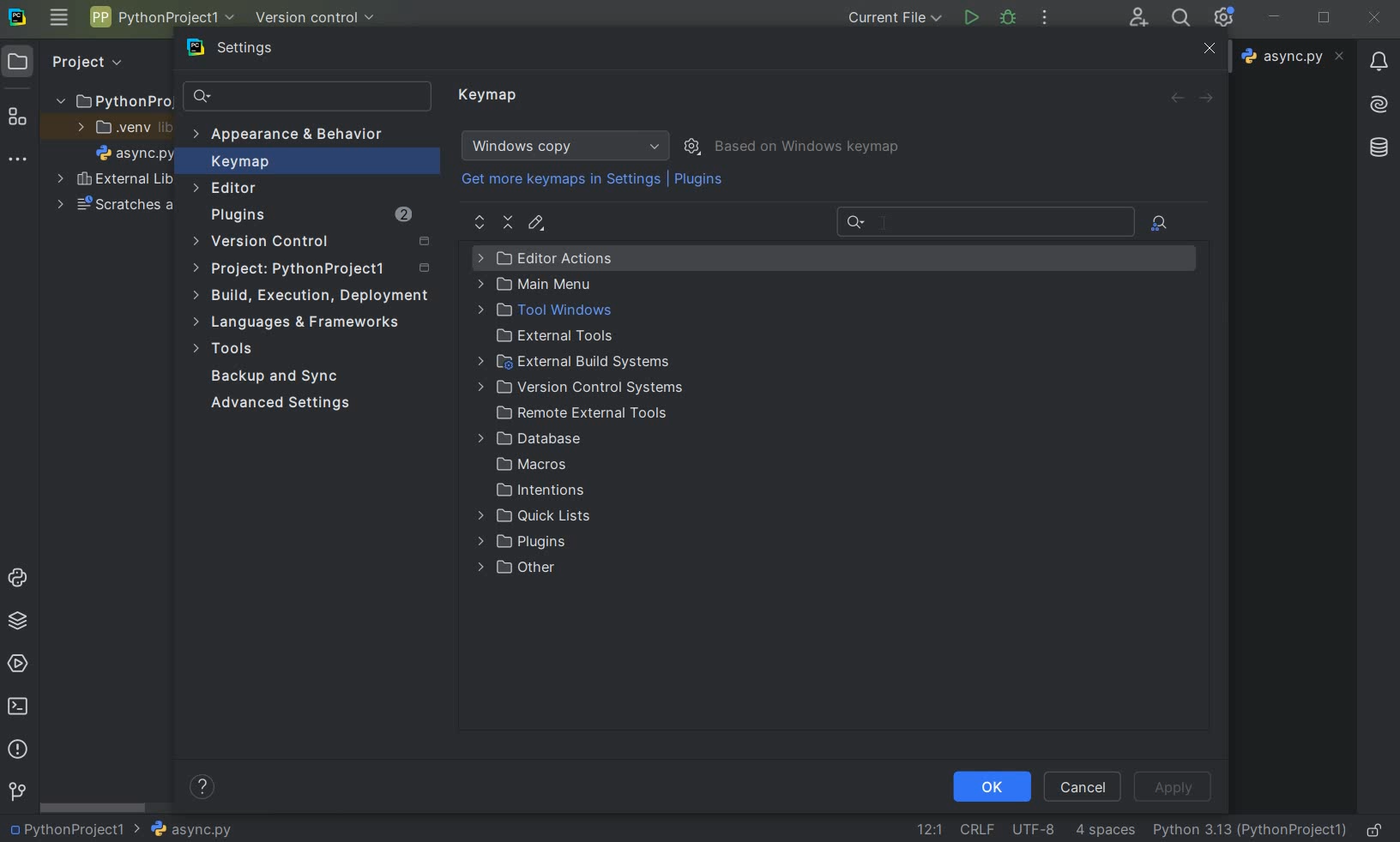  Describe the element at coordinates (64, 829) in the screenshot. I see `project name` at that location.